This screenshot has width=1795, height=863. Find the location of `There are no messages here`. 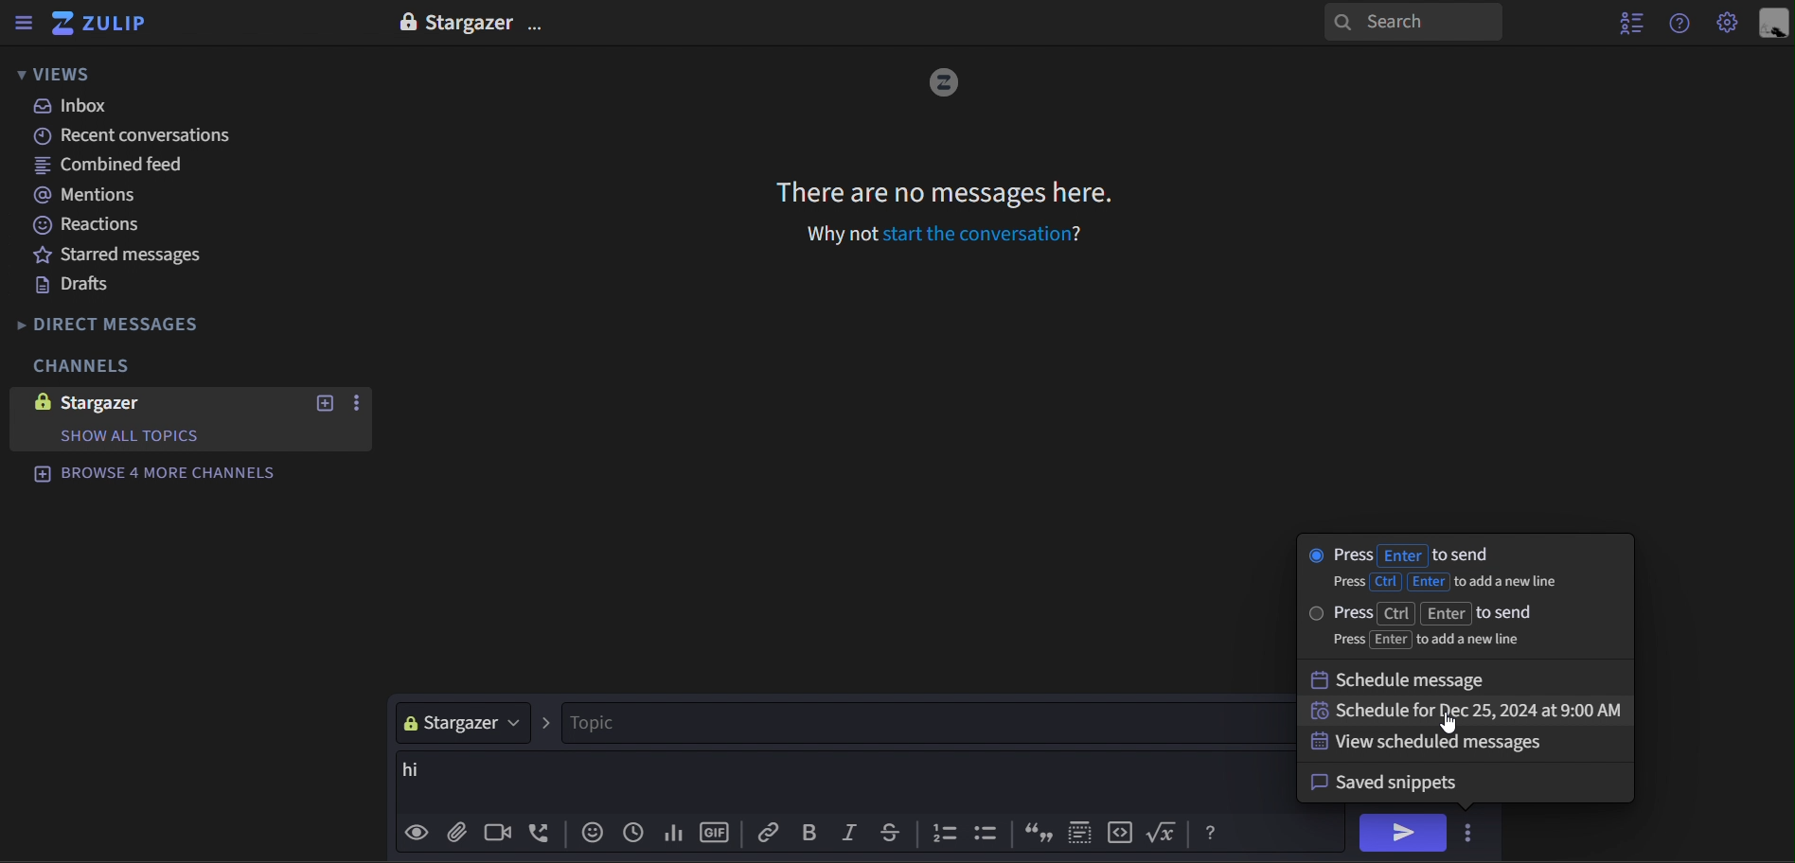

There are no messages here is located at coordinates (950, 196).